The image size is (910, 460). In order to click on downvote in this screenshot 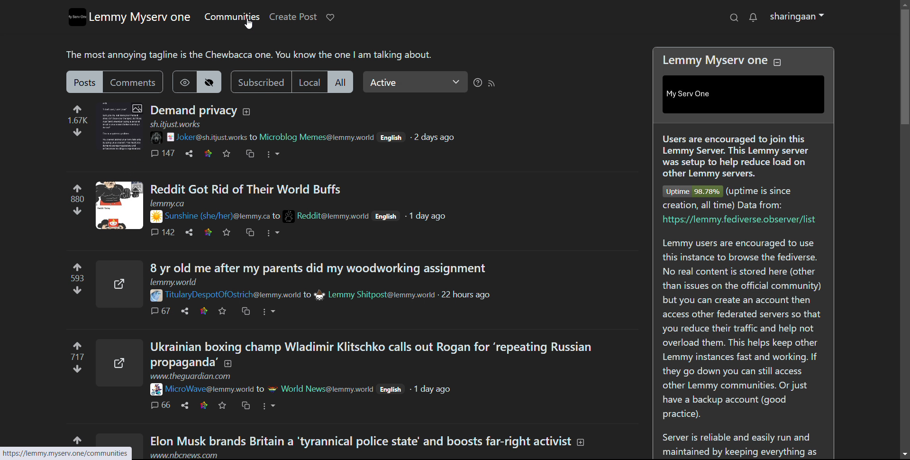, I will do `click(75, 132)`.